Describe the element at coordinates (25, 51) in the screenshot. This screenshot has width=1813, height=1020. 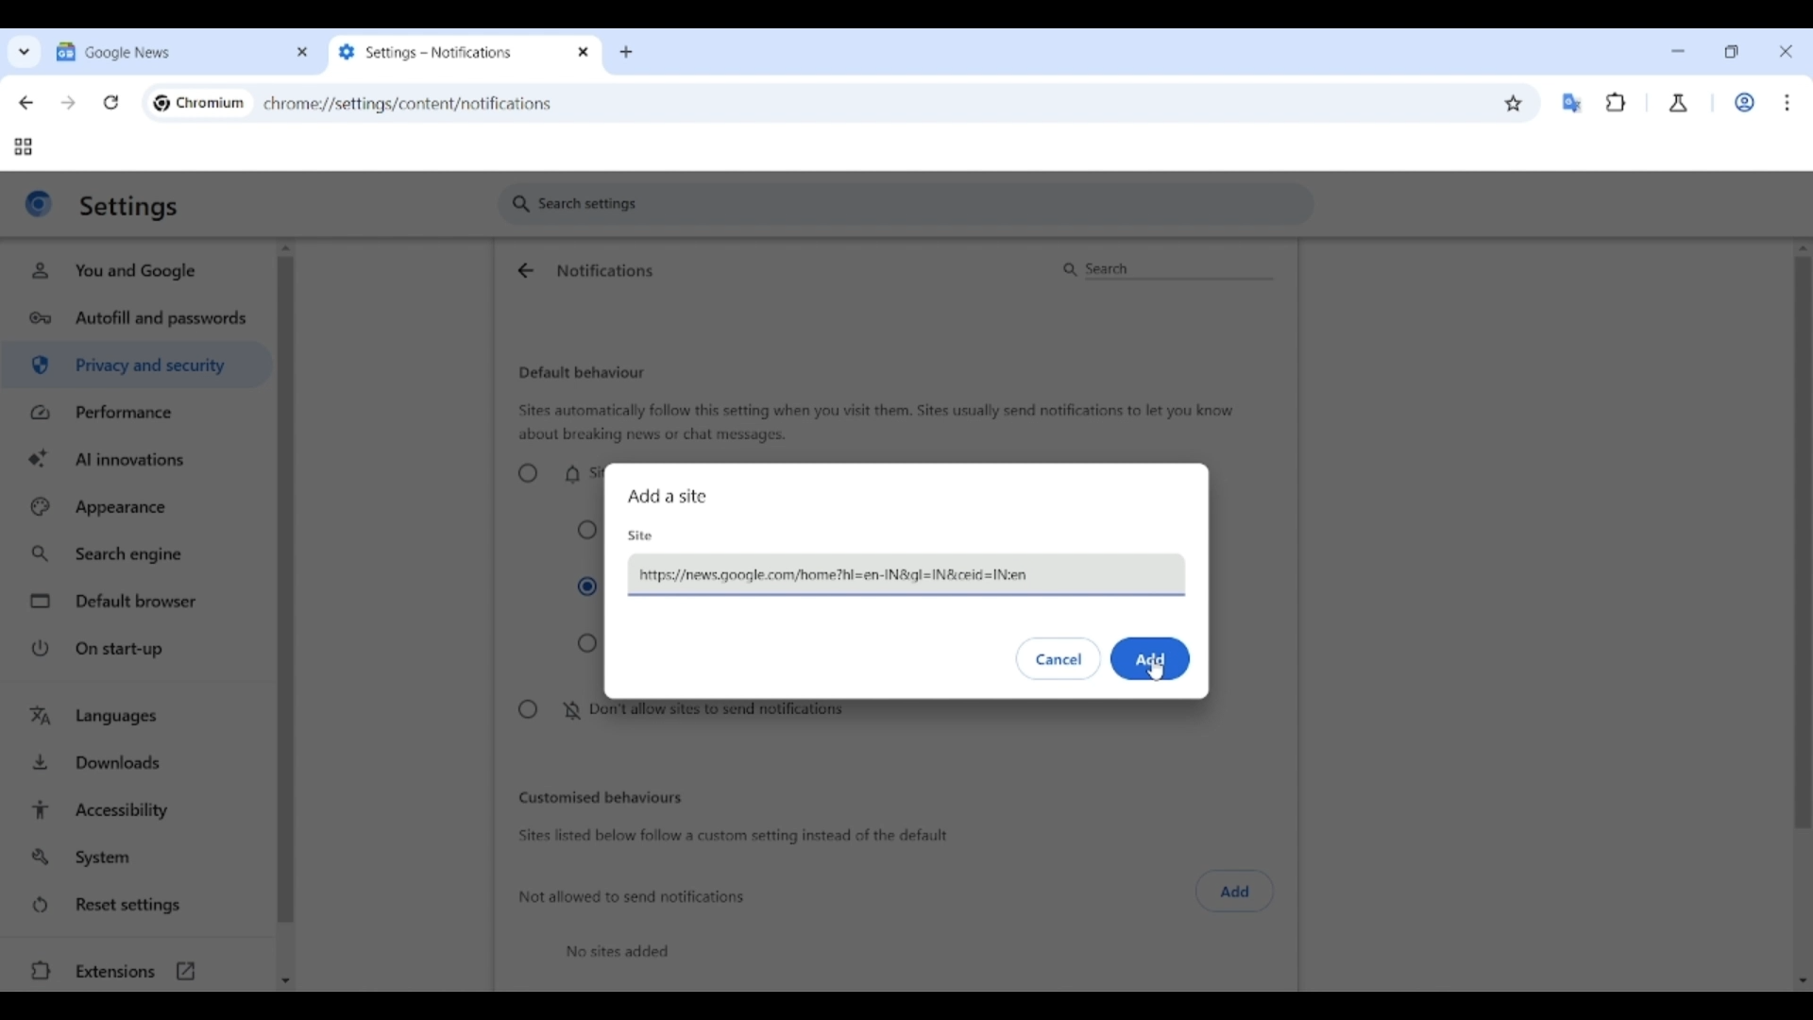
I see `Search tabs` at that location.